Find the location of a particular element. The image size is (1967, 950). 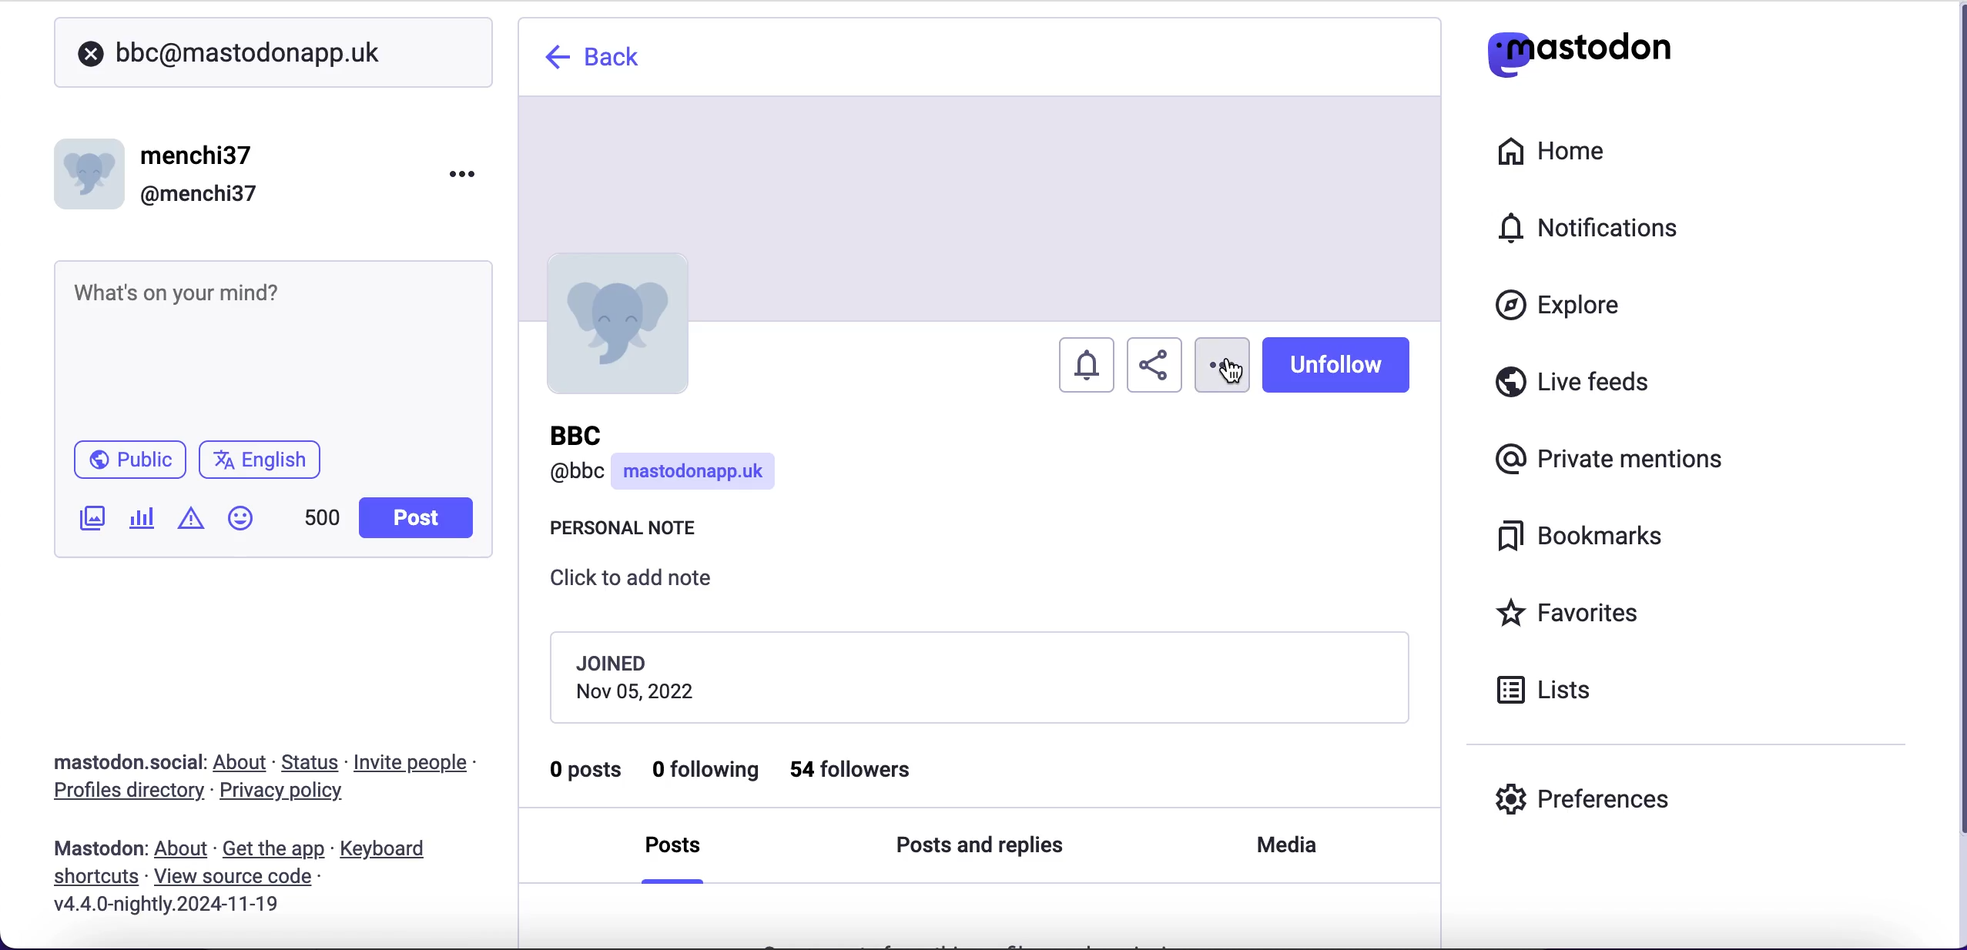

post button is located at coordinates (421, 518).